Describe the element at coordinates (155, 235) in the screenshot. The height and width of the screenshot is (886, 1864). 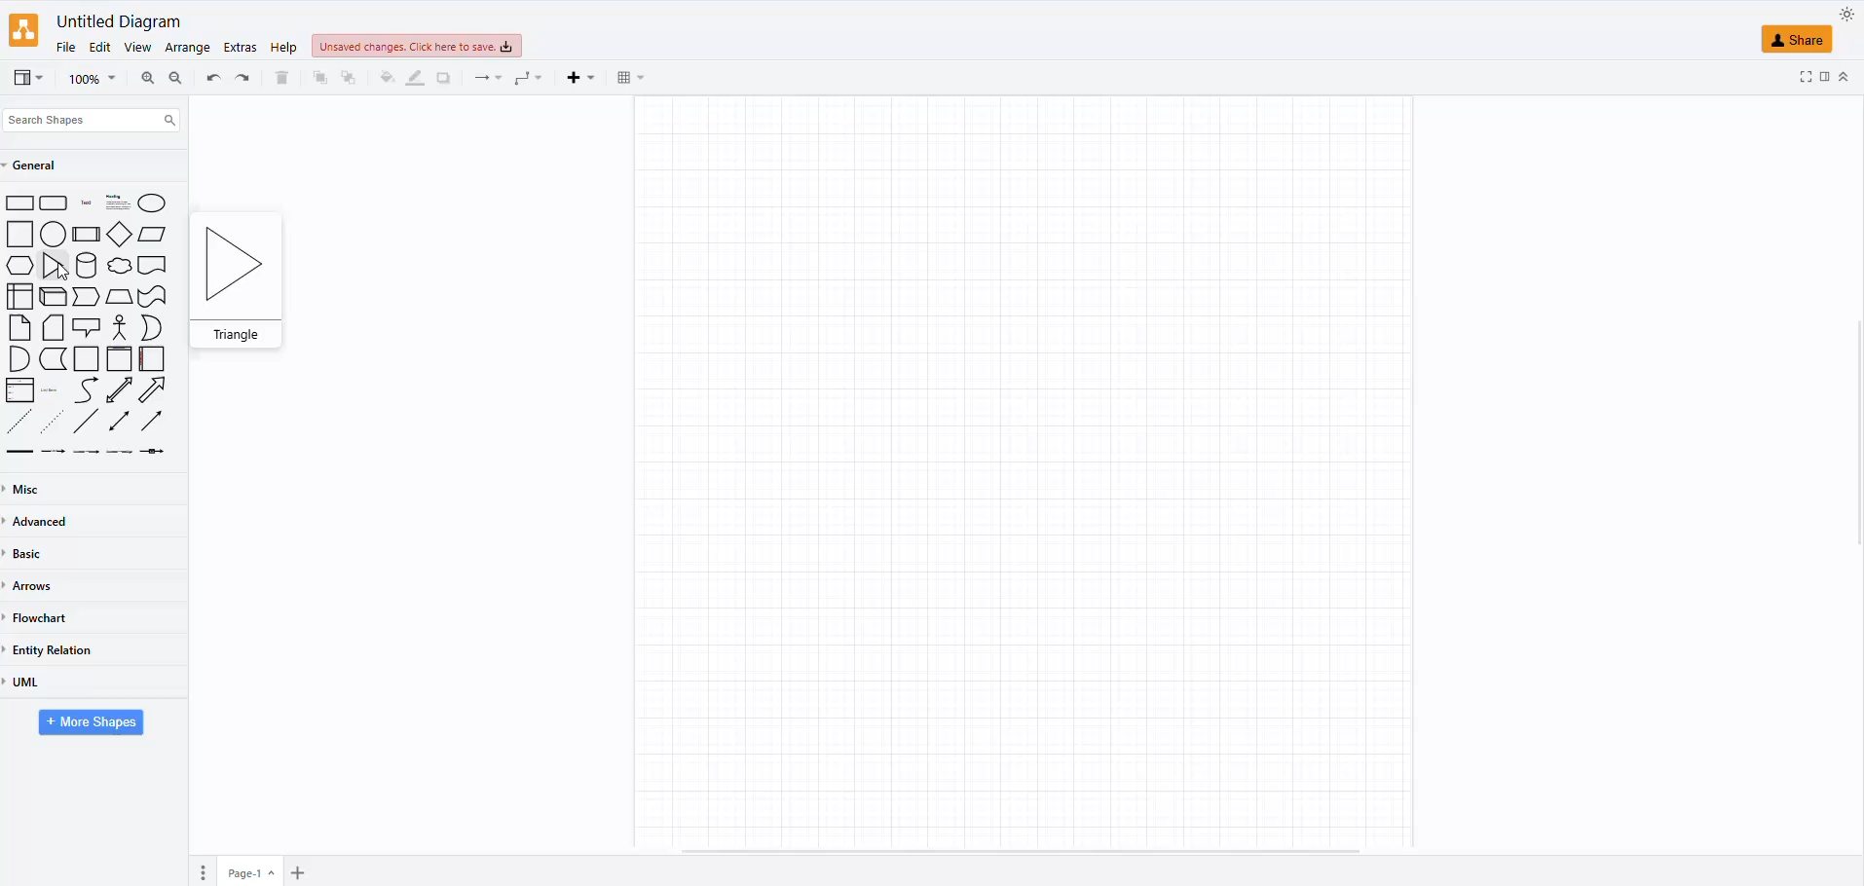
I see `Parallelogram` at that location.